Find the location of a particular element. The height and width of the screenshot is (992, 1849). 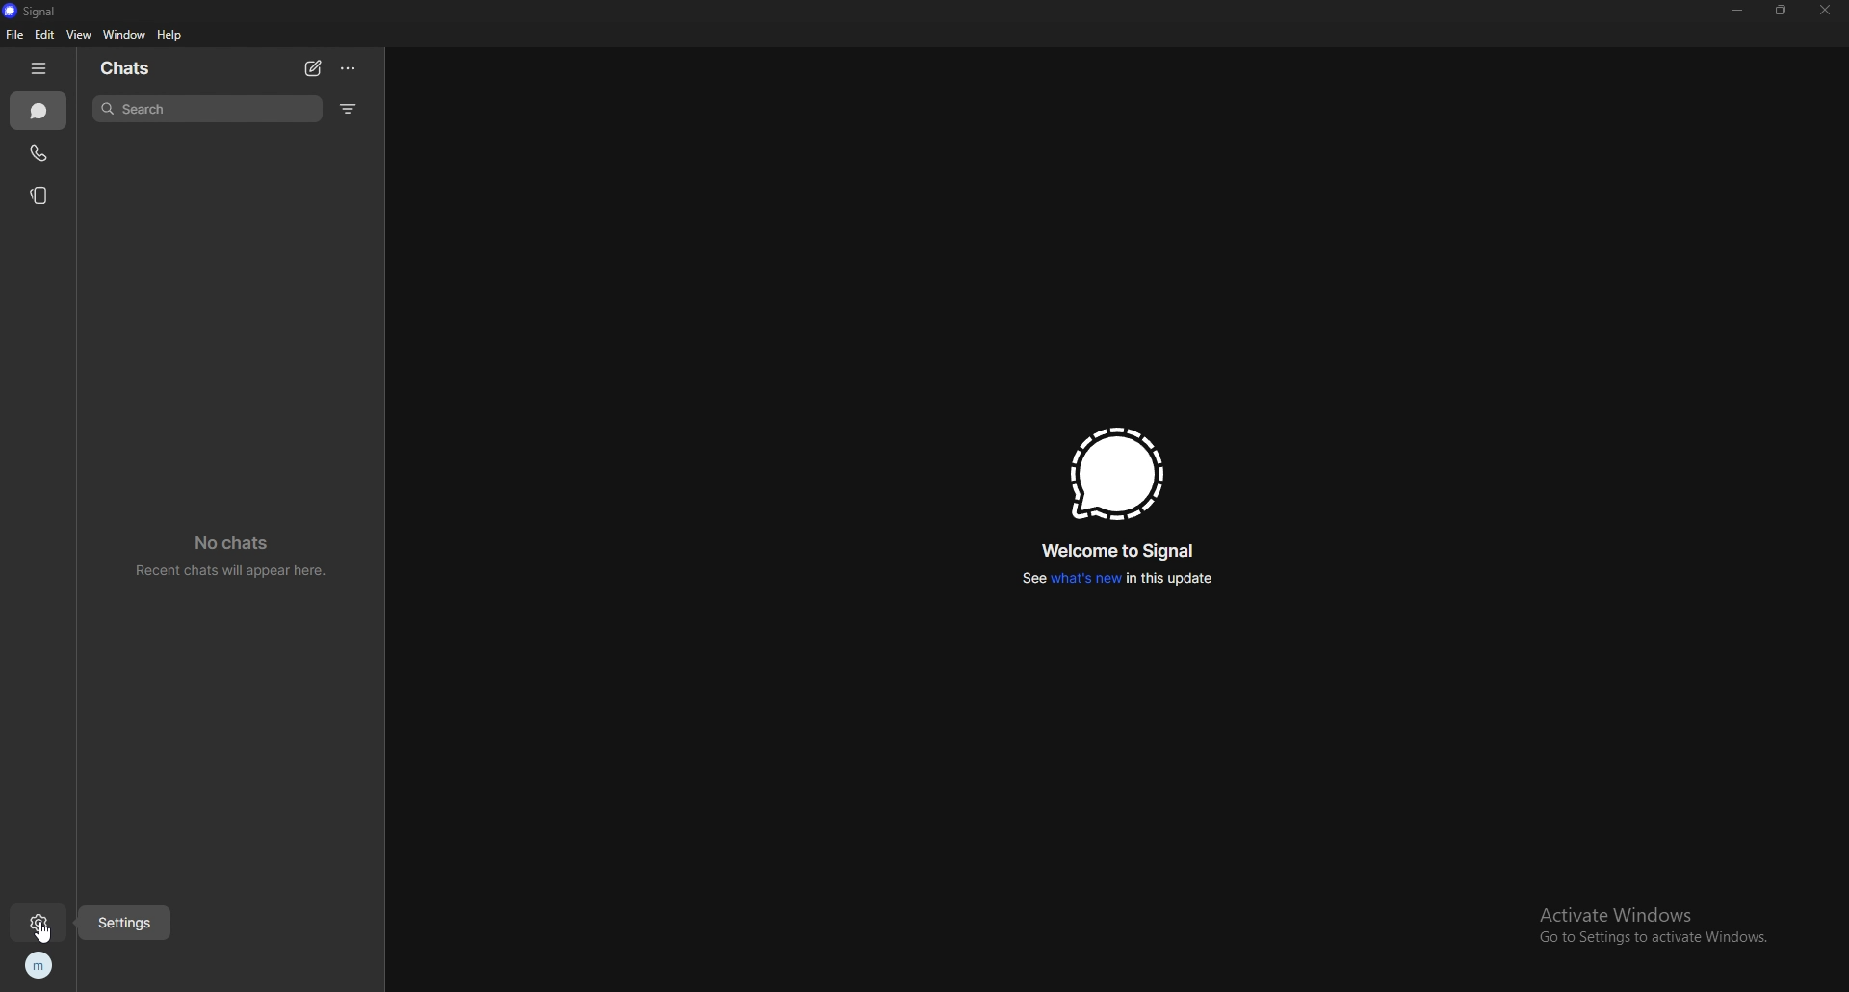

minimize is located at coordinates (1738, 10).